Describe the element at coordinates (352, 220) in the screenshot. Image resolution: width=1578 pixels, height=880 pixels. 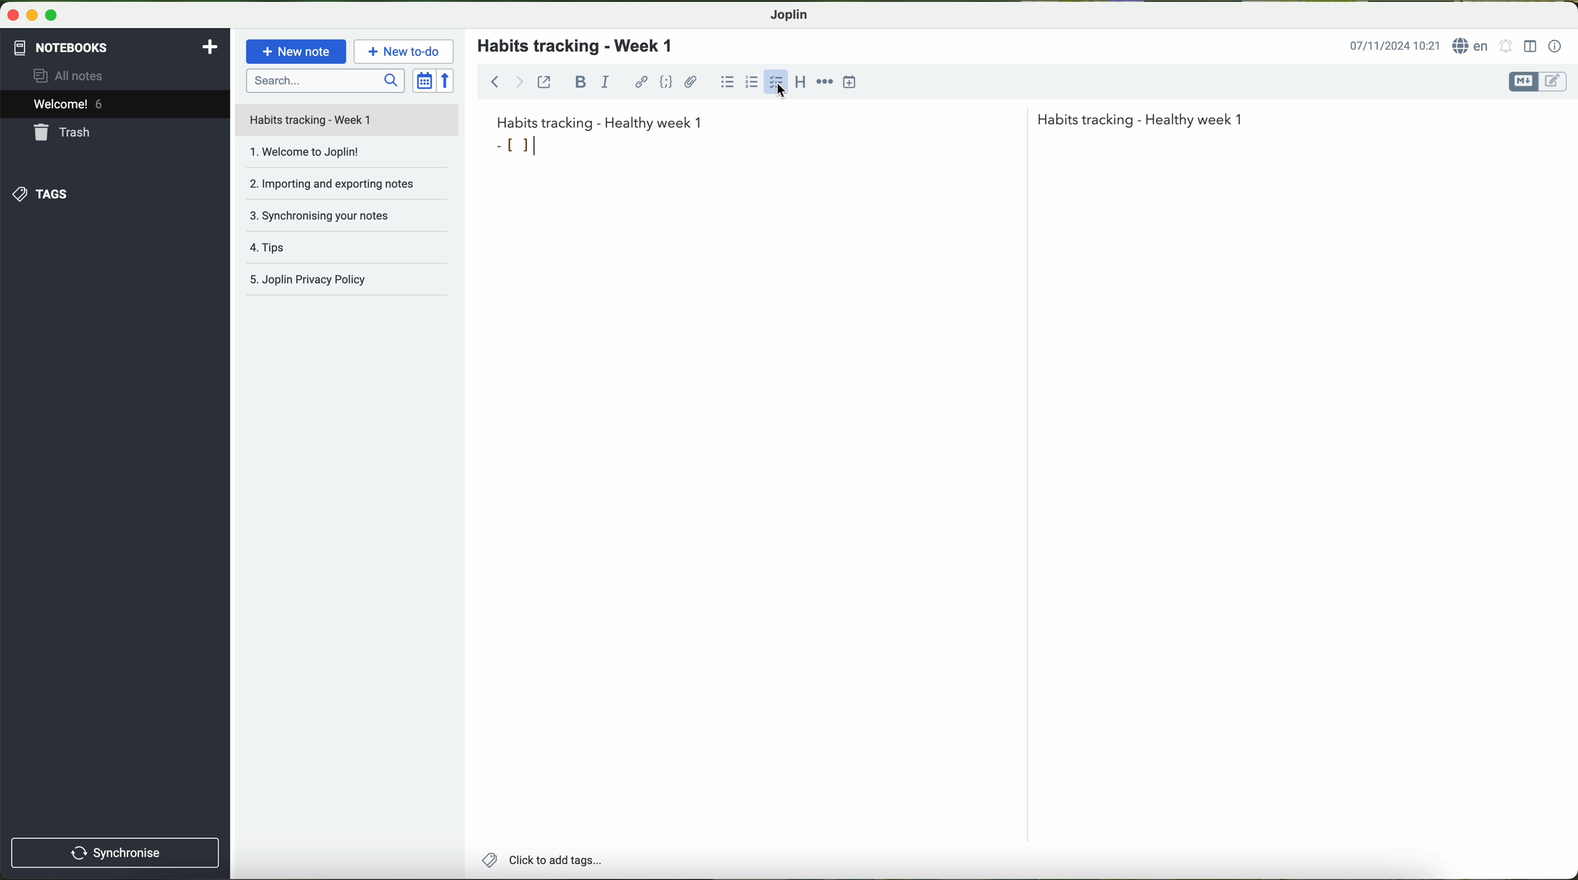
I see `synchronising your notes` at that location.